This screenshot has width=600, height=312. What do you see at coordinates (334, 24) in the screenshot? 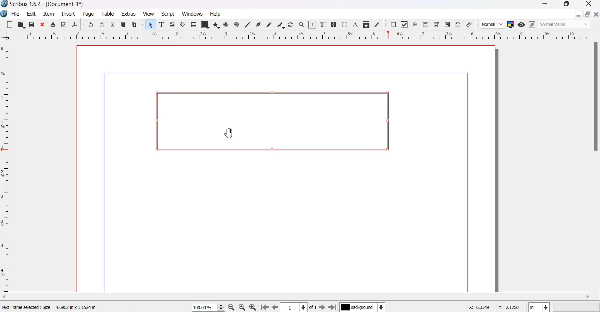
I see `Link text frames` at bounding box center [334, 24].